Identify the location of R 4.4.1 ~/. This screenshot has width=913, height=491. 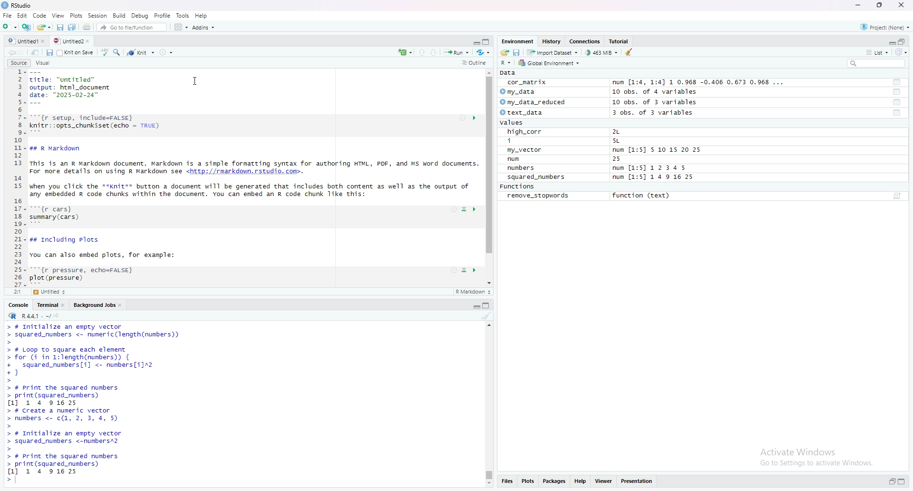
(26, 317).